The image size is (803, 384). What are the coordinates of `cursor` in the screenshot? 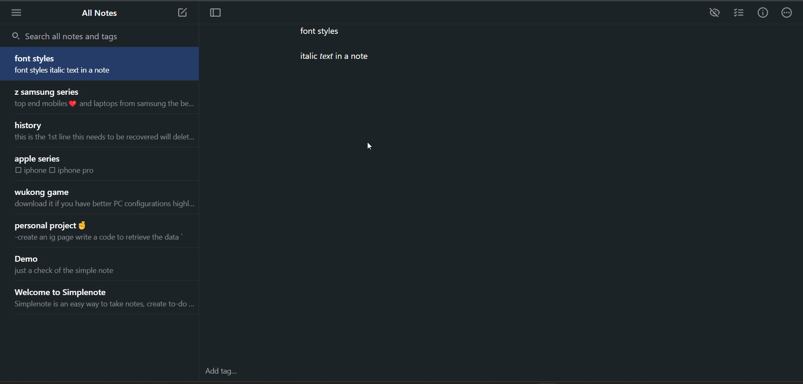 It's located at (369, 145).